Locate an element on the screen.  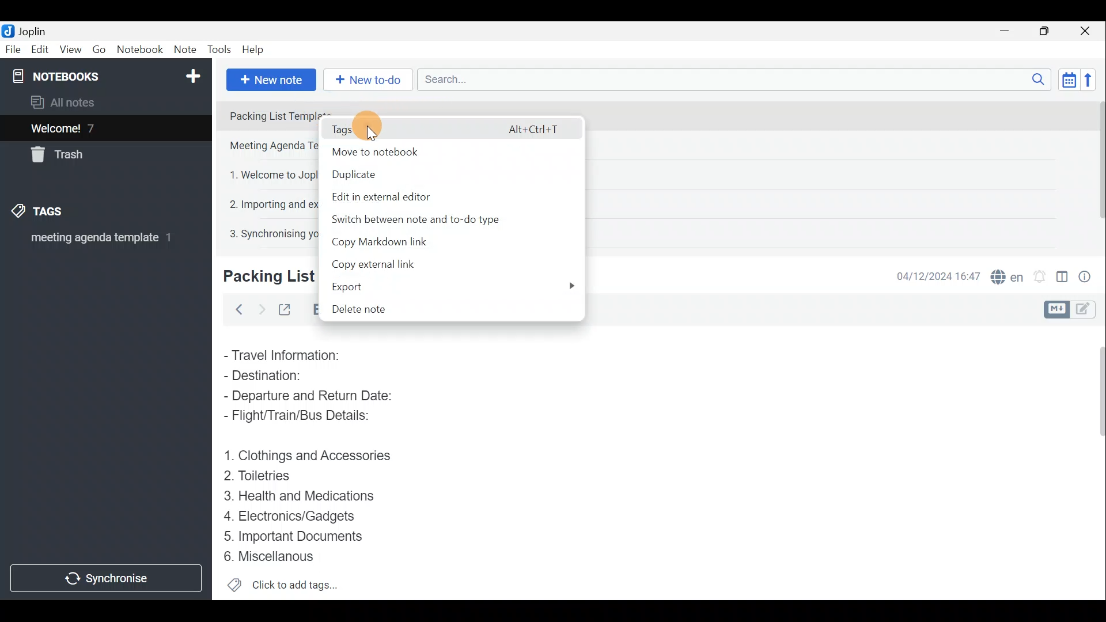
Minimise is located at coordinates (1010, 33).